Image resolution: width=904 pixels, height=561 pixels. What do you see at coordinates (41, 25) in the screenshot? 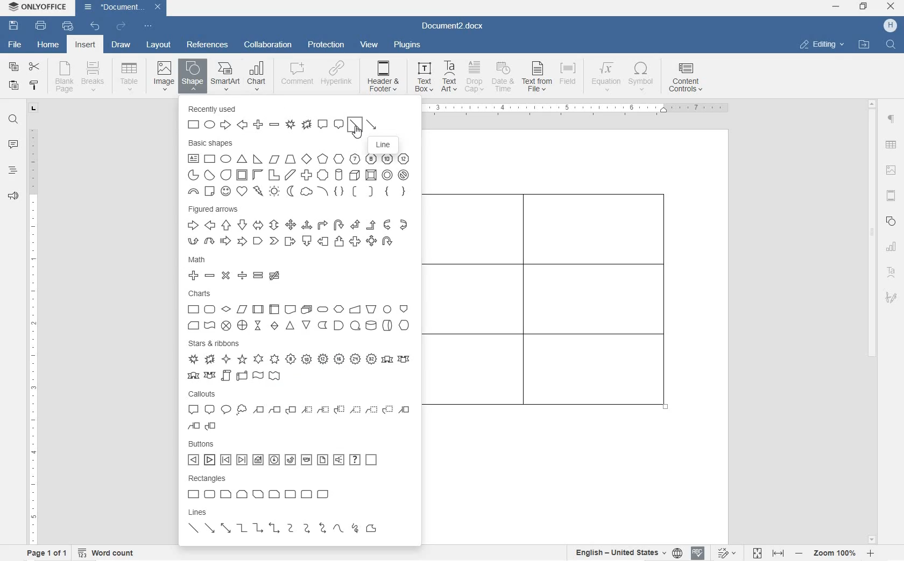
I see `print` at bounding box center [41, 25].